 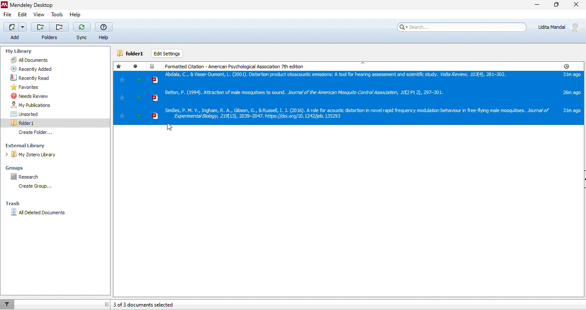 What do you see at coordinates (14, 203) in the screenshot?
I see `trash` at bounding box center [14, 203].